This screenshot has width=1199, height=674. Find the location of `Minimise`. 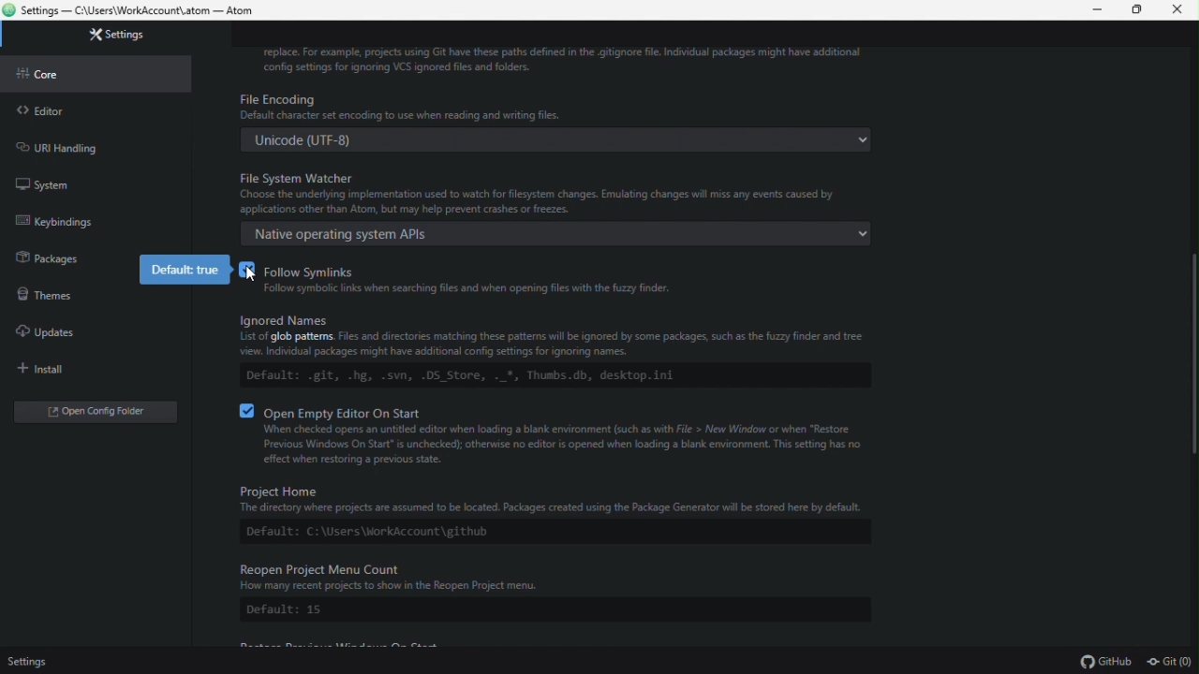

Minimise is located at coordinates (1101, 9).